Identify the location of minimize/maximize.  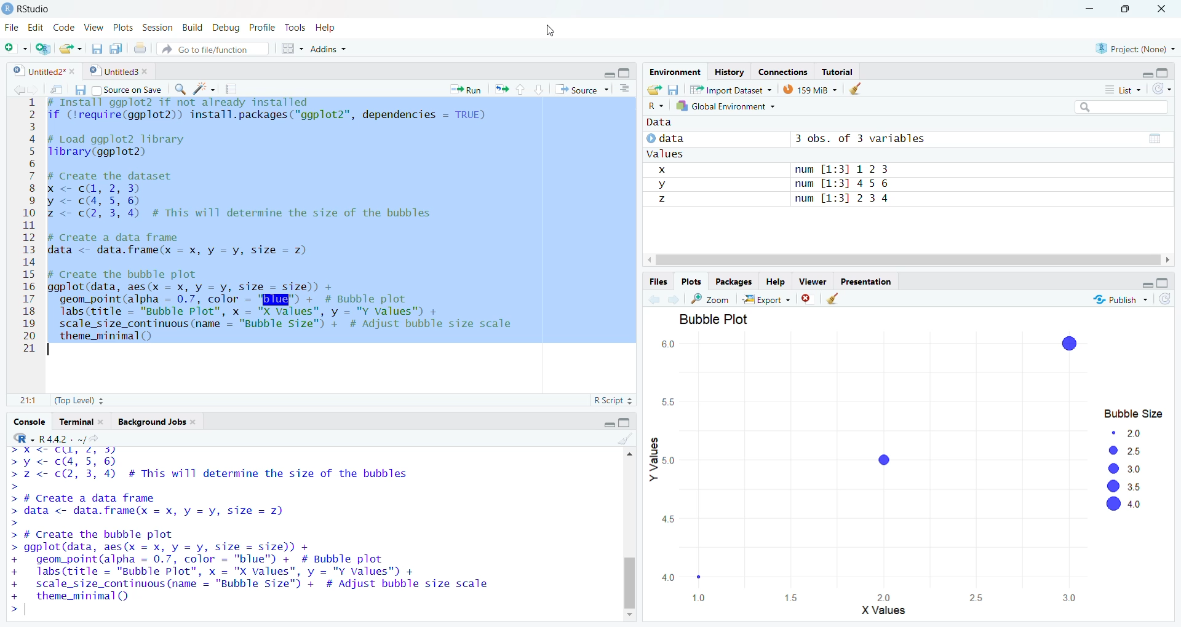
(612, 71).